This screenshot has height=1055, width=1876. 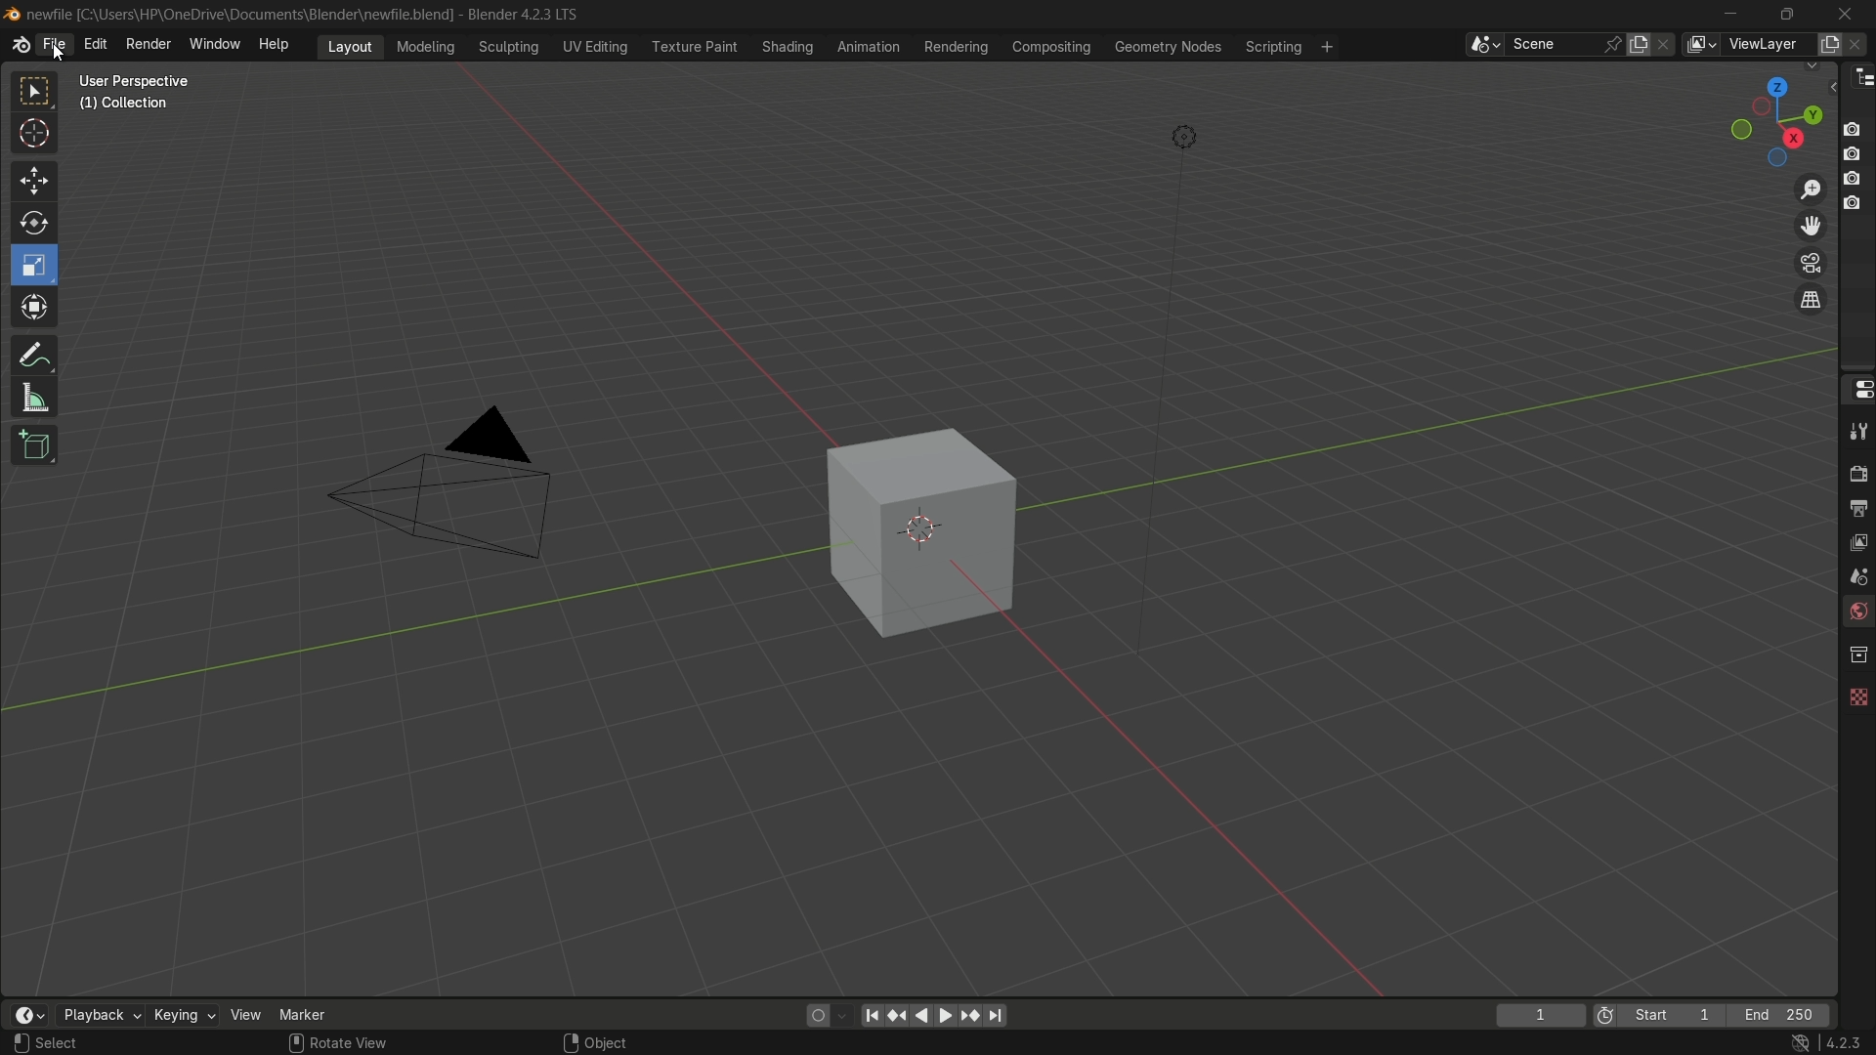 I want to click on current frame, so click(x=1539, y=1015).